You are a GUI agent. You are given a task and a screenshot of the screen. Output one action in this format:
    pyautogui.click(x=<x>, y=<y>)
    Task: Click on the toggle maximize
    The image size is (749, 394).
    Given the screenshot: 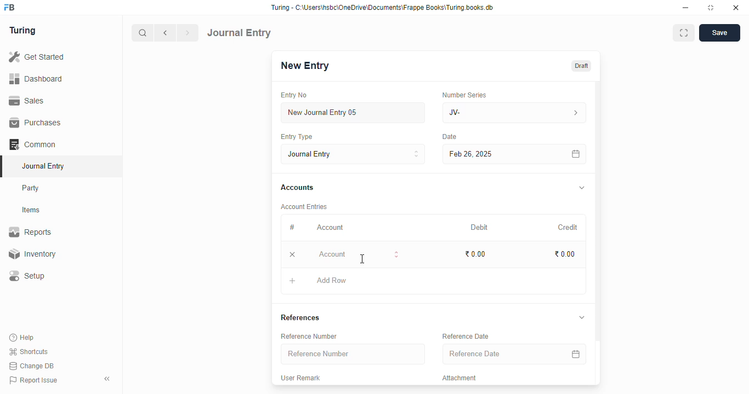 What is the action you would take?
    pyautogui.click(x=711, y=8)
    